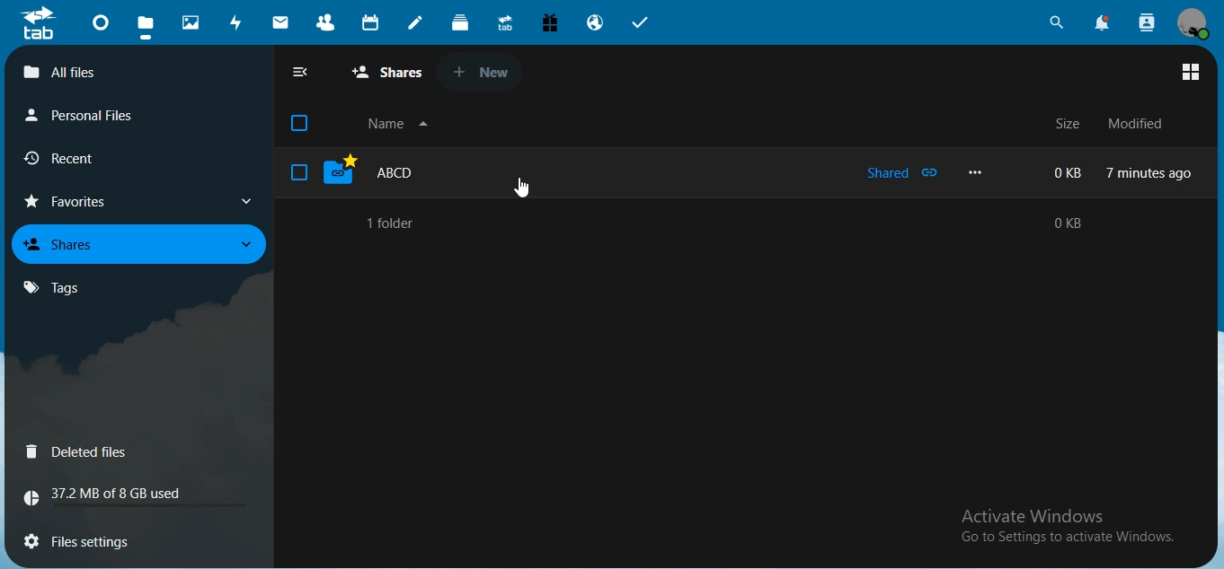  Describe the element at coordinates (597, 24) in the screenshot. I see `email hosting` at that location.